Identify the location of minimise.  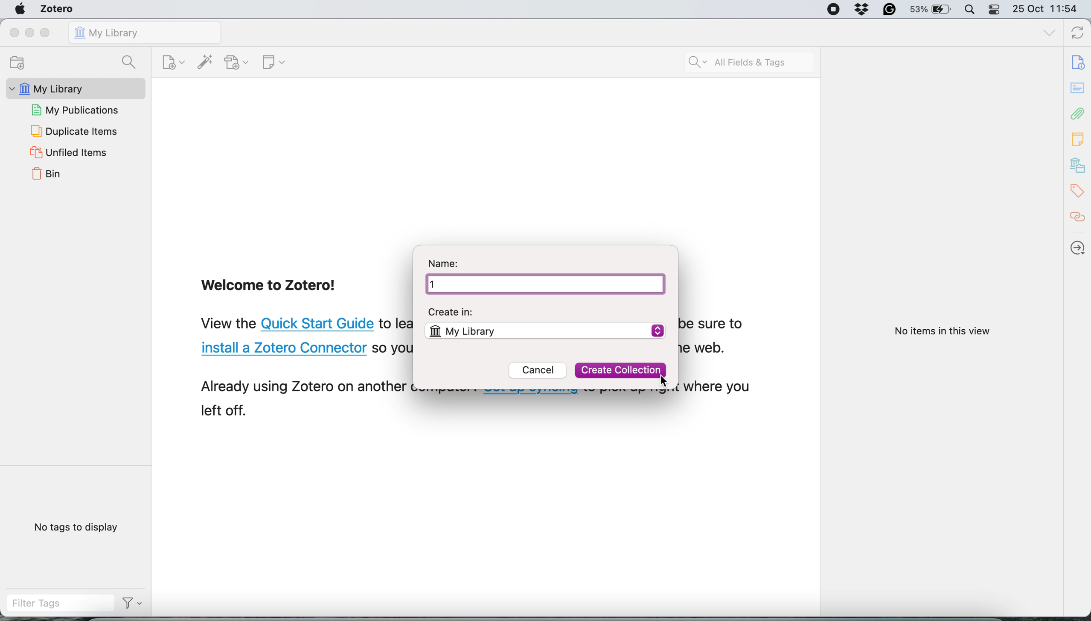
(31, 33).